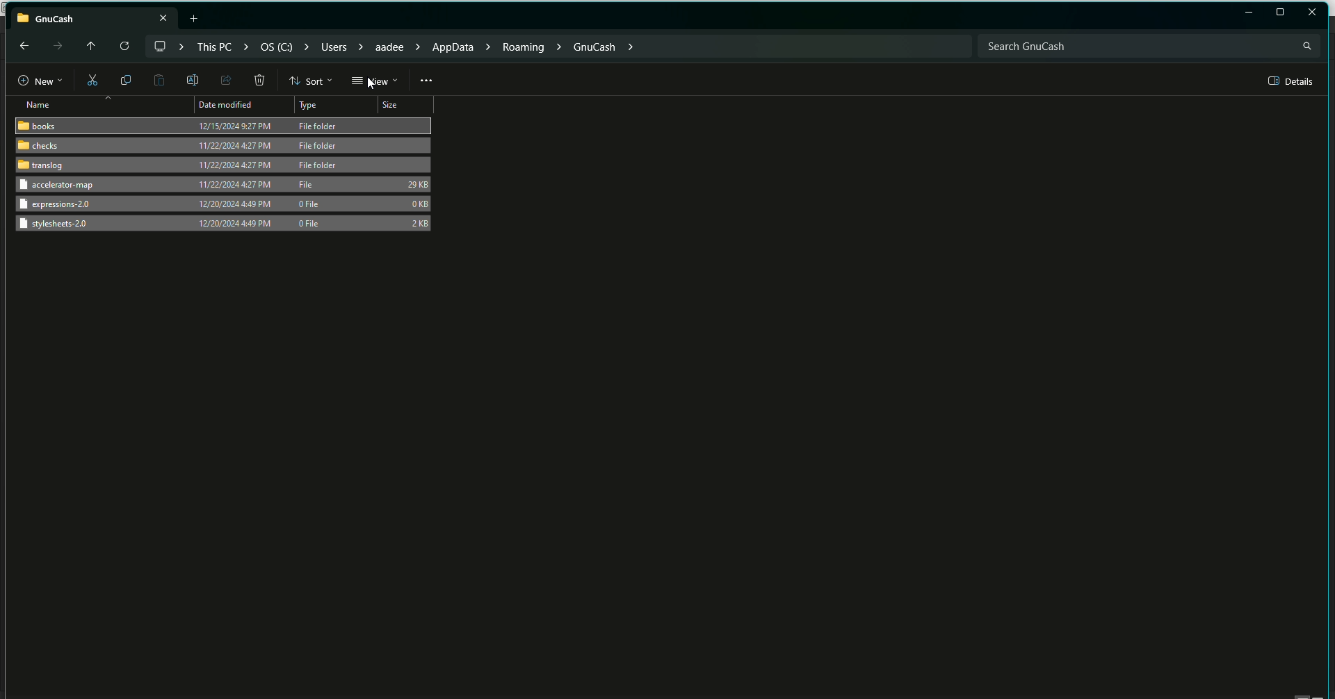 This screenshot has width=1335, height=699. What do you see at coordinates (59, 204) in the screenshot?
I see `expressions` at bounding box center [59, 204].